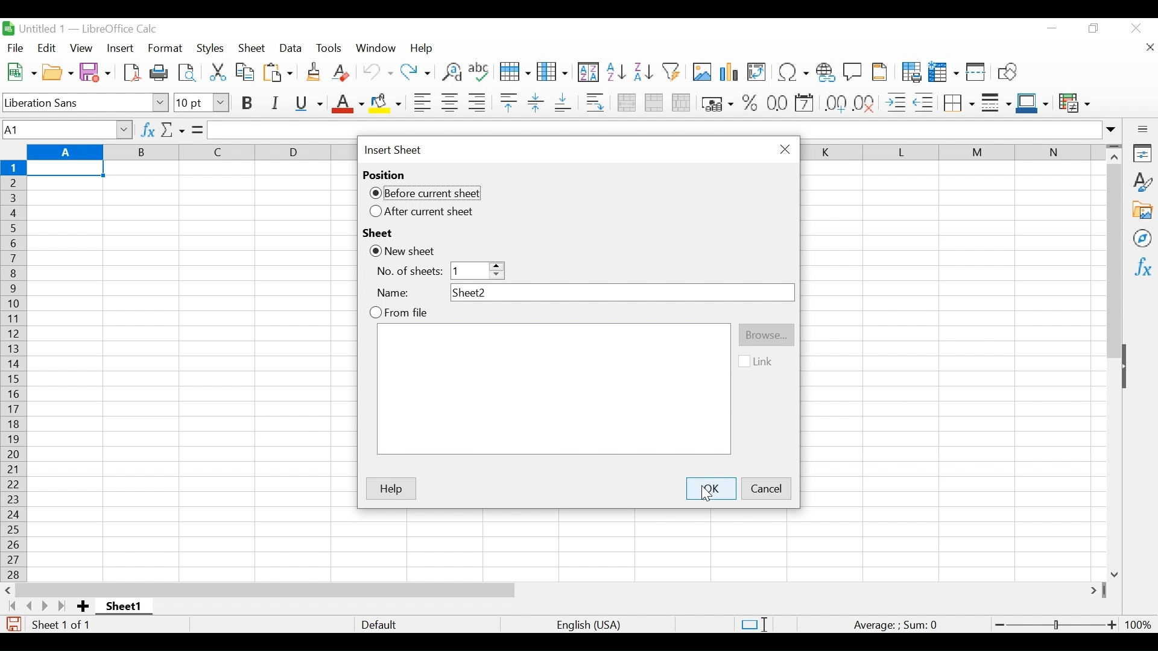 The image size is (1158, 651). I want to click on Close, so click(1135, 30).